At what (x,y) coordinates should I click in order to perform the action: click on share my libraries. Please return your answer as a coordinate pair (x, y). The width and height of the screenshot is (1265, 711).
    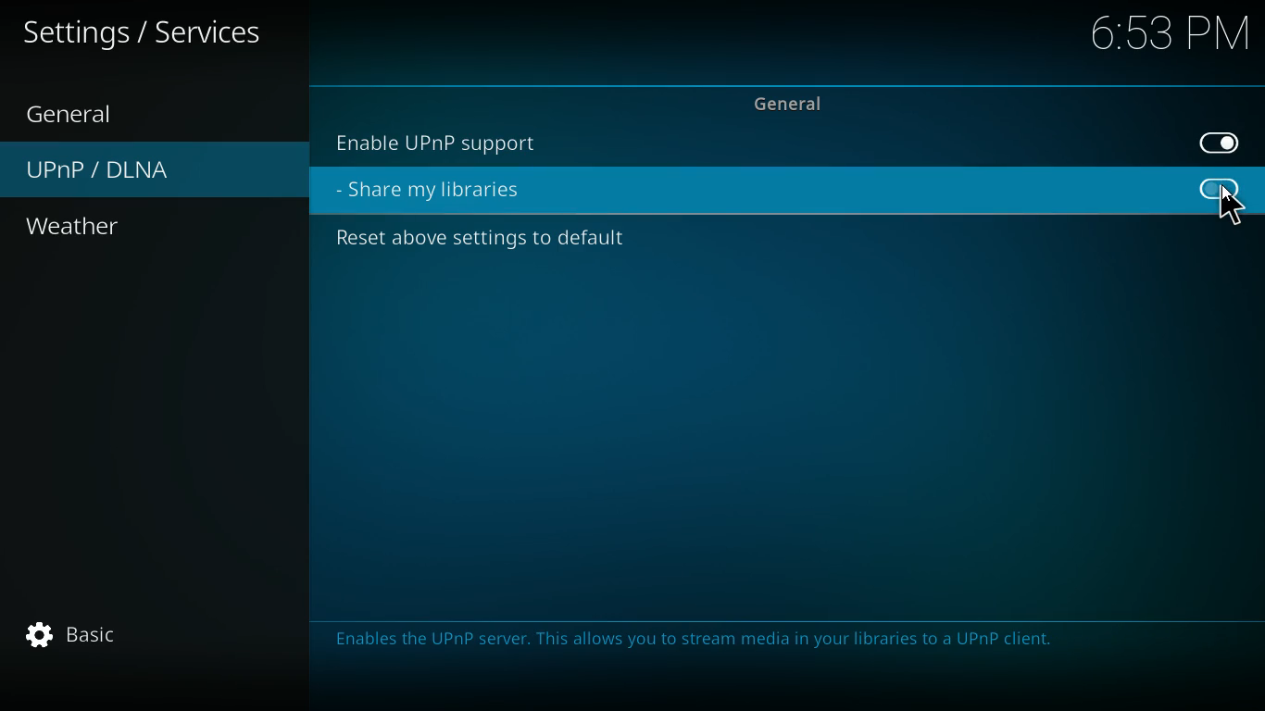
    Looking at the image, I should click on (449, 191).